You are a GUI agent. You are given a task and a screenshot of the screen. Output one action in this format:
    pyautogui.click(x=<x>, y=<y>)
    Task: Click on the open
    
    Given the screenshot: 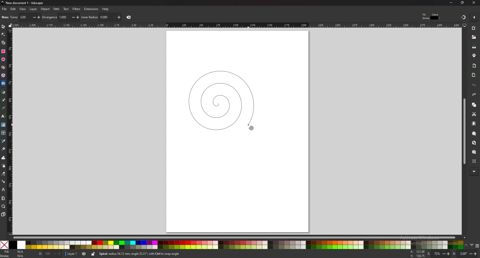 What is the action you would take?
    pyautogui.click(x=474, y=38)
    